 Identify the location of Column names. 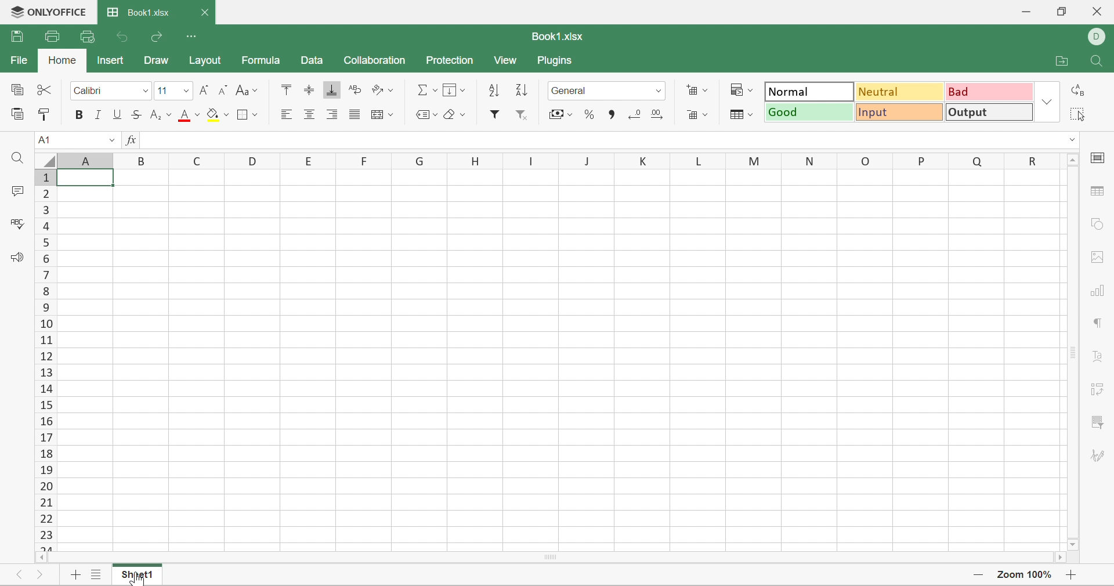
(86, 160).